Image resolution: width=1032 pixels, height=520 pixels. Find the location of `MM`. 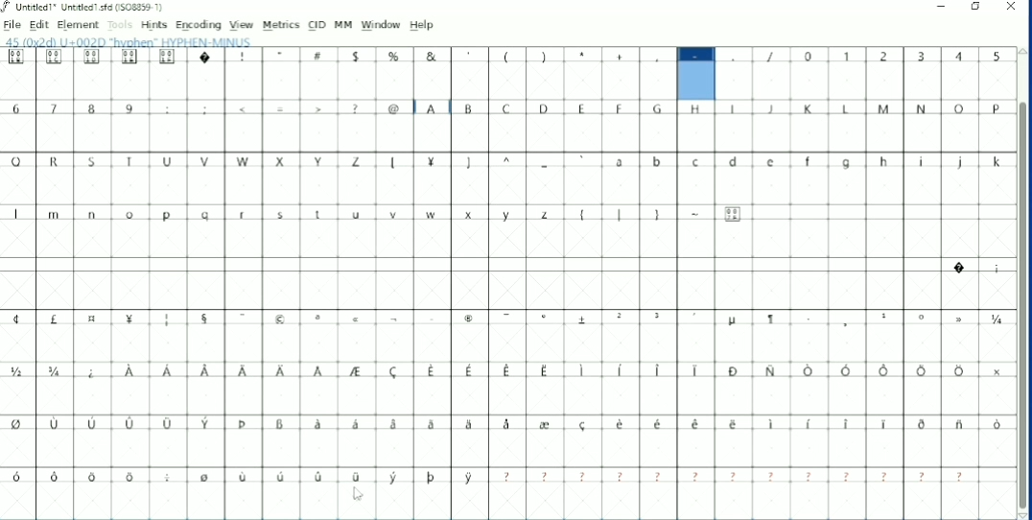

MM is located at coordinates (343, 25).